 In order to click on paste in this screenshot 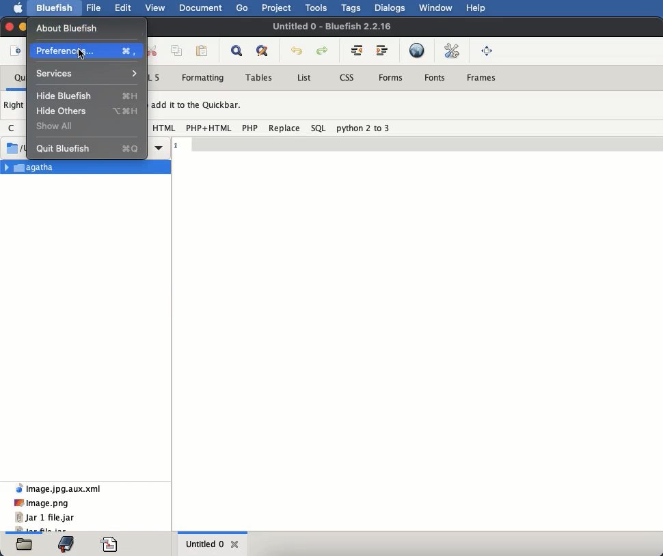, I will do `click(202, 52)`.